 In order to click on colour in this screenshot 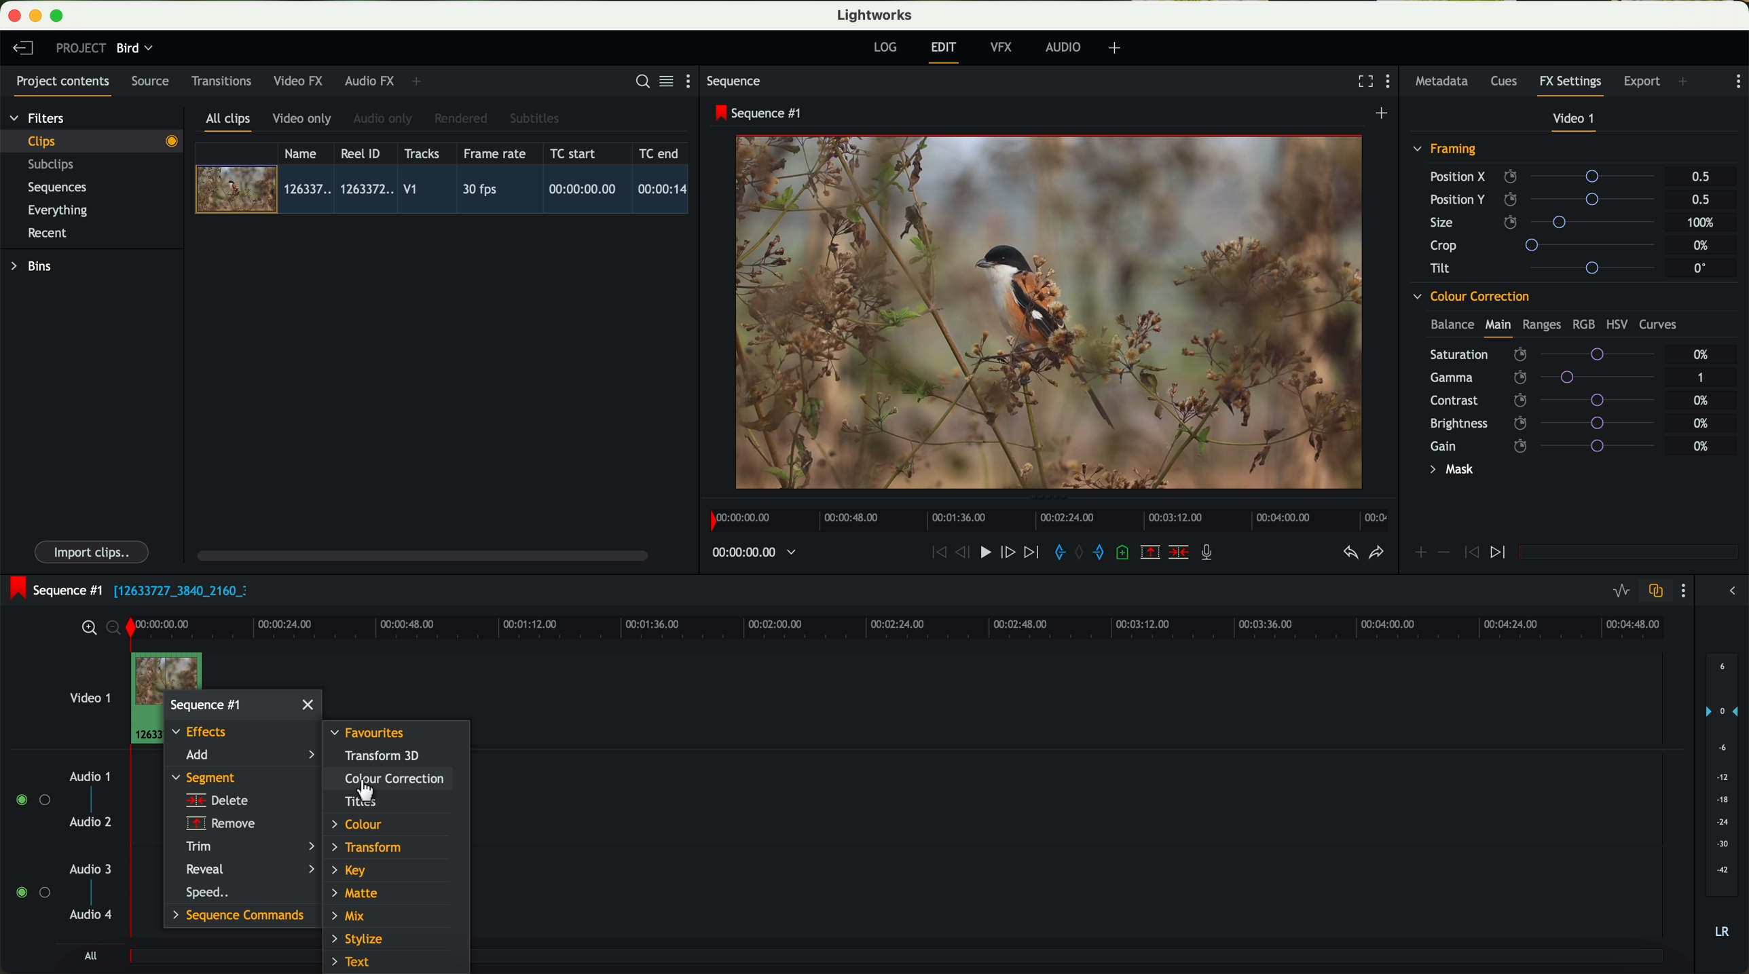, I will do `click(360, 824)`.